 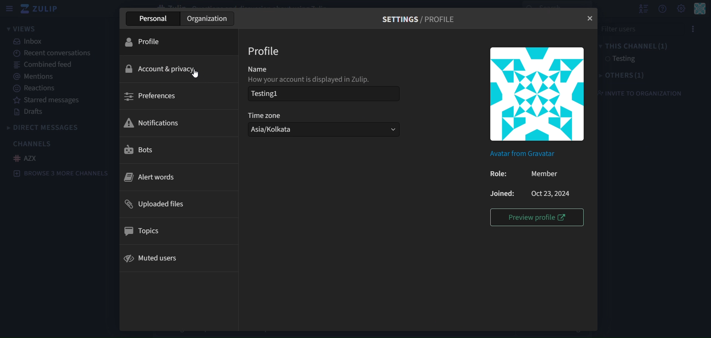 I want to click on Browse 3 more channels, so click(x=63, y=174).